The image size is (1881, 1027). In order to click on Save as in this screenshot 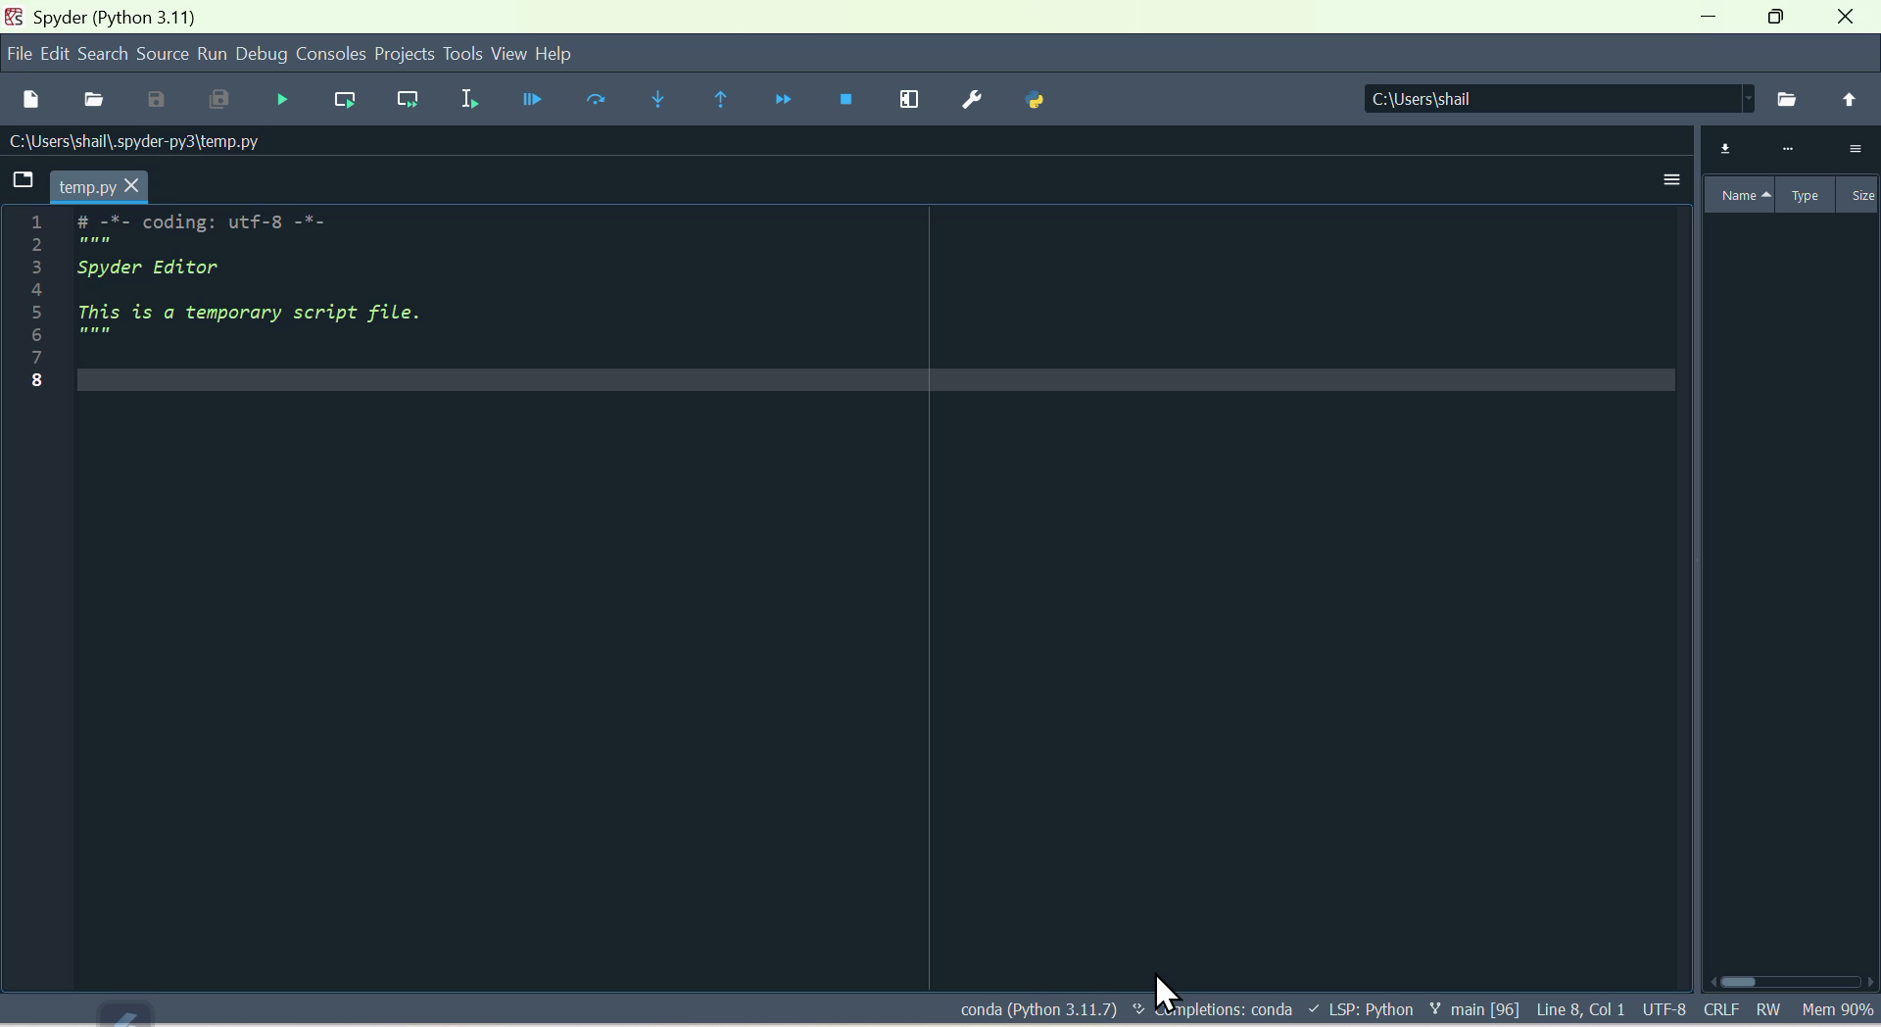, I will do `click(153, 100)`.